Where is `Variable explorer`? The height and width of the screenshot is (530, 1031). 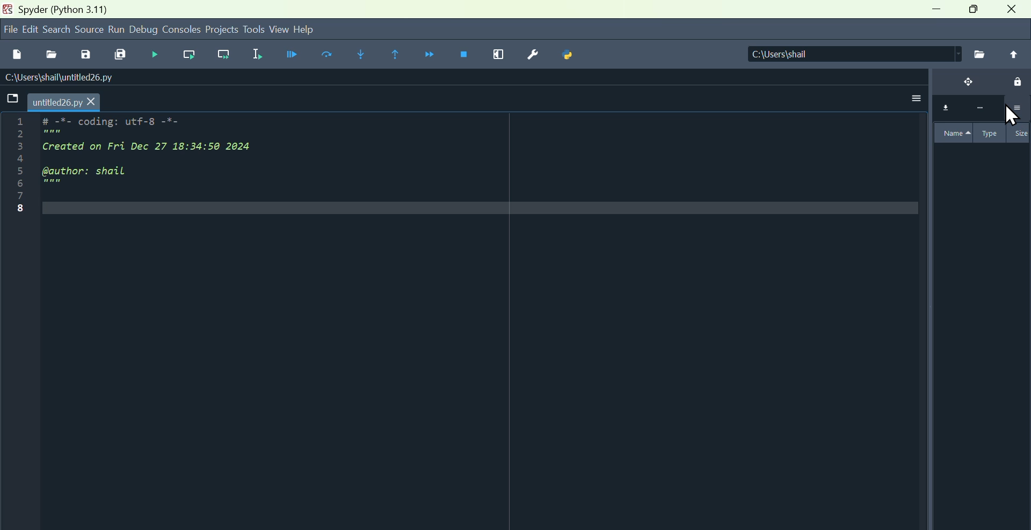
Variable explorer is located at coordinates (979, 195).